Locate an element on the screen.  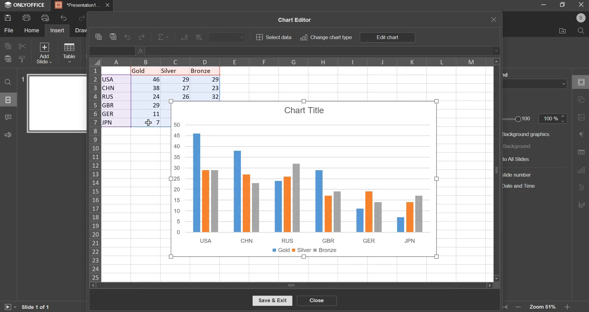
silver is located at coordinates (173, 70).